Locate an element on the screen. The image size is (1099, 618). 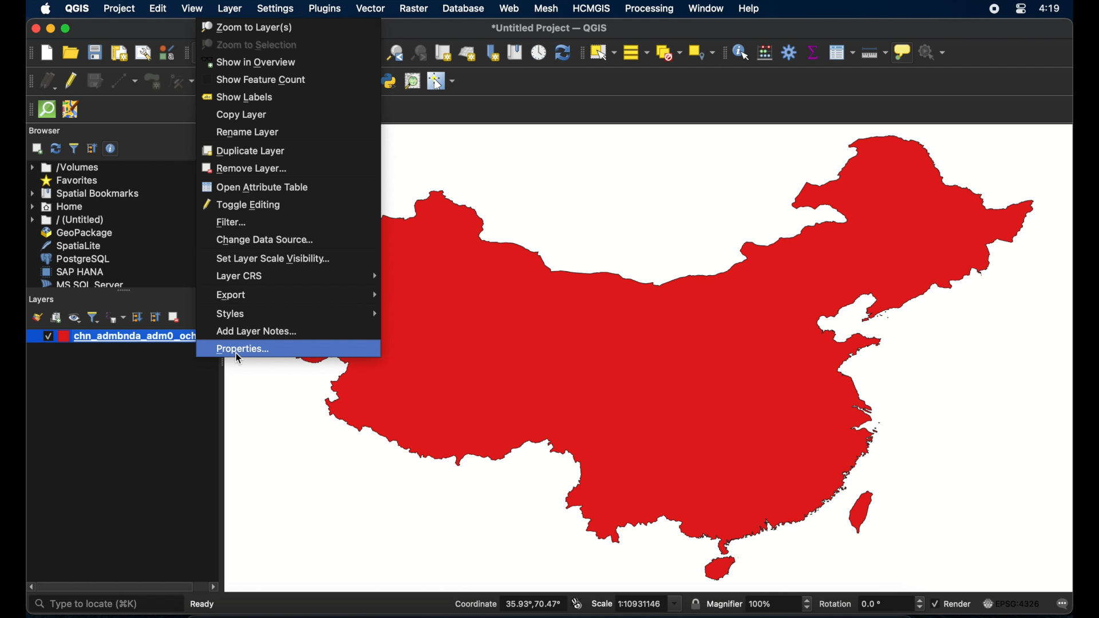
print layout is located at coordinates (118, 54).